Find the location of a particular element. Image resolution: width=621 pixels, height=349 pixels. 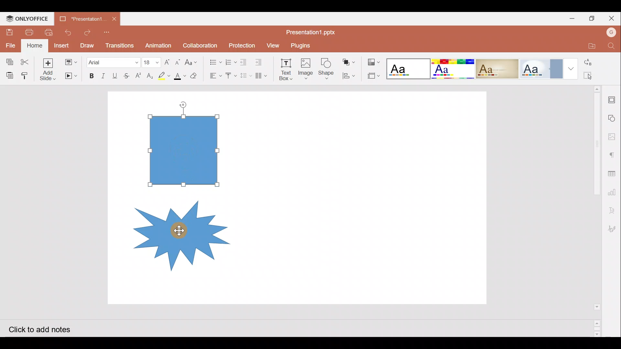

Increase font size is located at coordinates (166, 60).